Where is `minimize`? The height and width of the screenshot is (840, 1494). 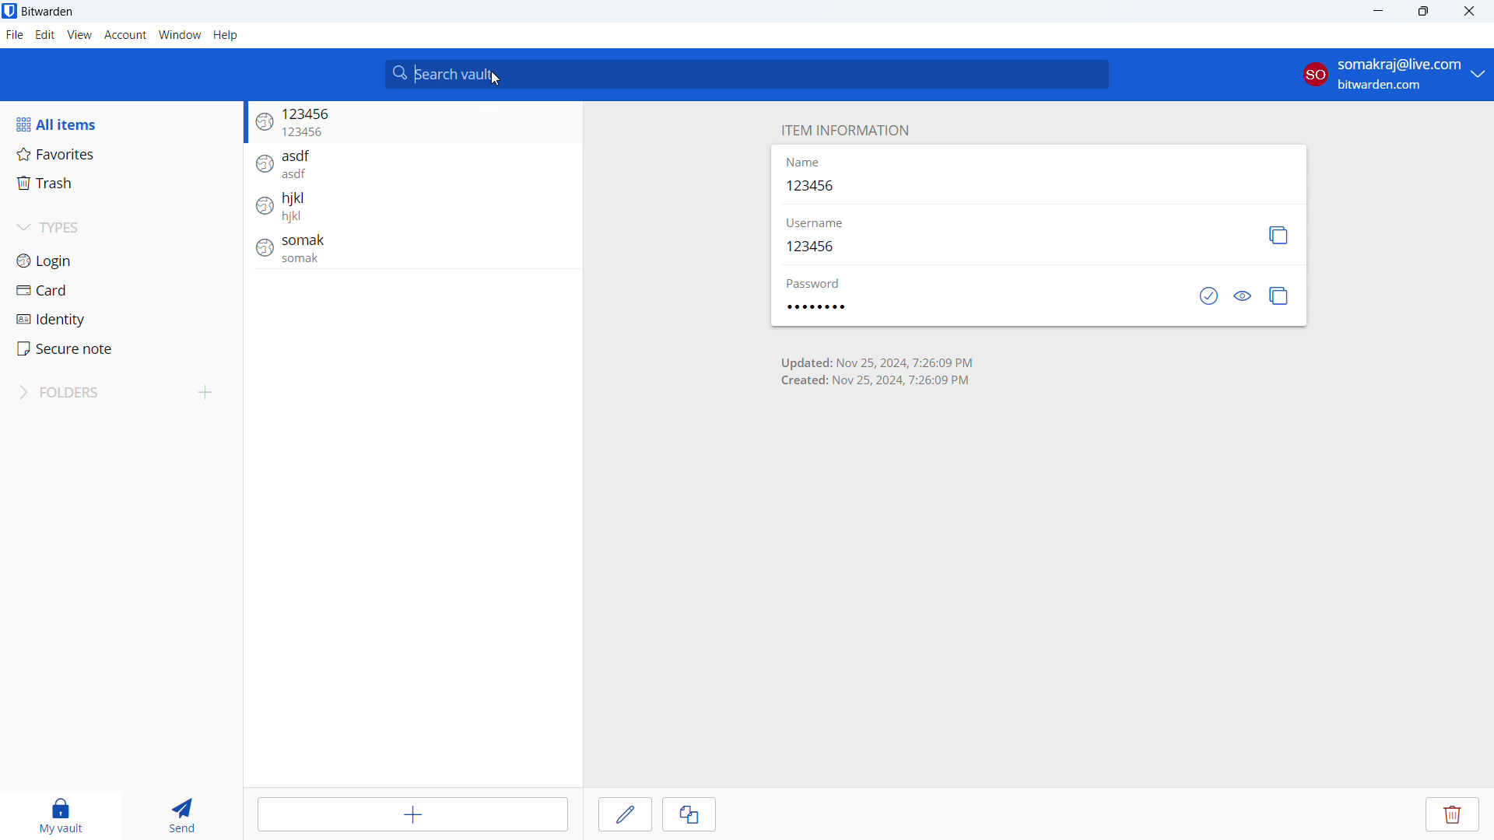
minimize is located at coordinates (1377, 12).